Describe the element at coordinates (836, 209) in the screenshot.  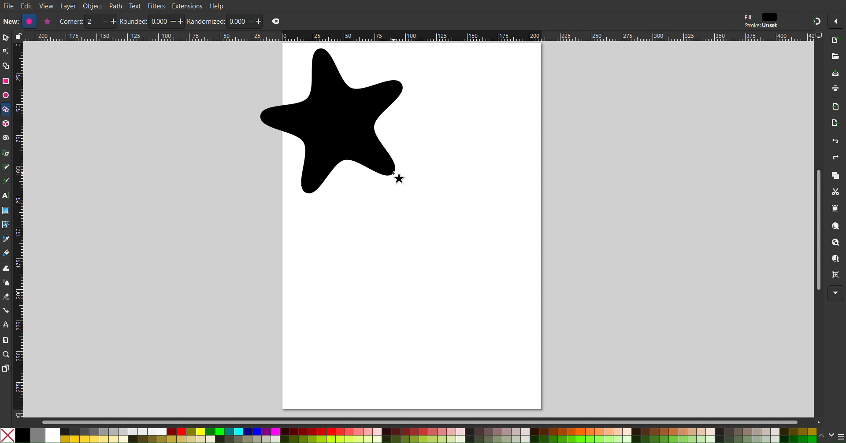
I see `Paste` at that location.